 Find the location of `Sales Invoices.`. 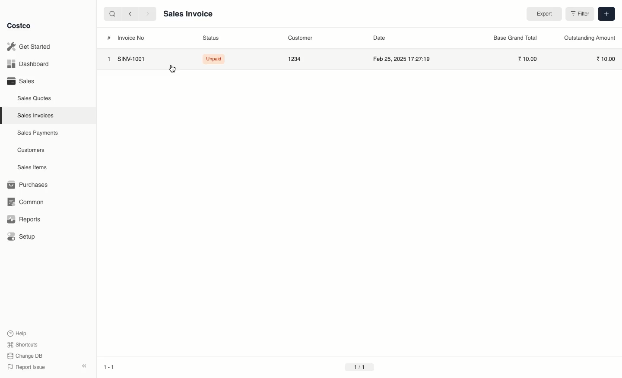

Sales Invoices. is located at coordinates (35, 116).